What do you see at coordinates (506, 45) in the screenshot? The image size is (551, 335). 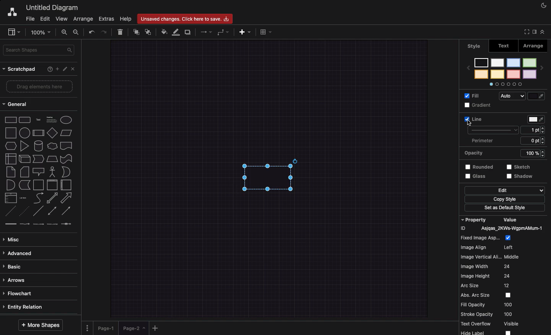 I see `Text` at bounding box center [506, 45].